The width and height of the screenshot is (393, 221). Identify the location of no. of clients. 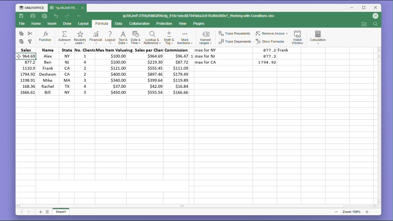
(84, 72).